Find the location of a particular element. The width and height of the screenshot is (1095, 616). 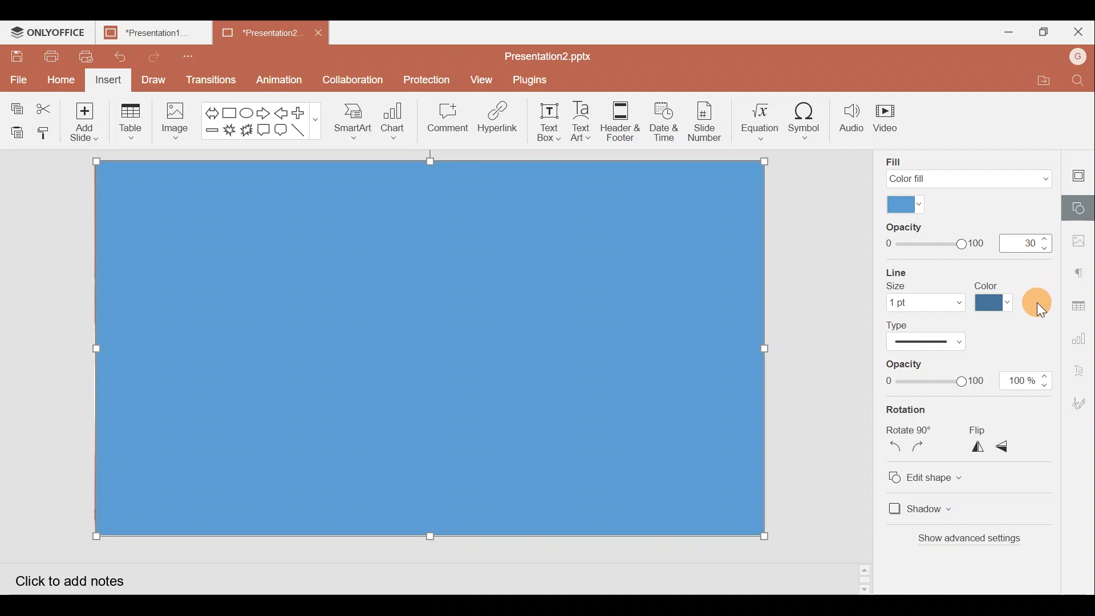

Chart is located at coordinates (391, 123).